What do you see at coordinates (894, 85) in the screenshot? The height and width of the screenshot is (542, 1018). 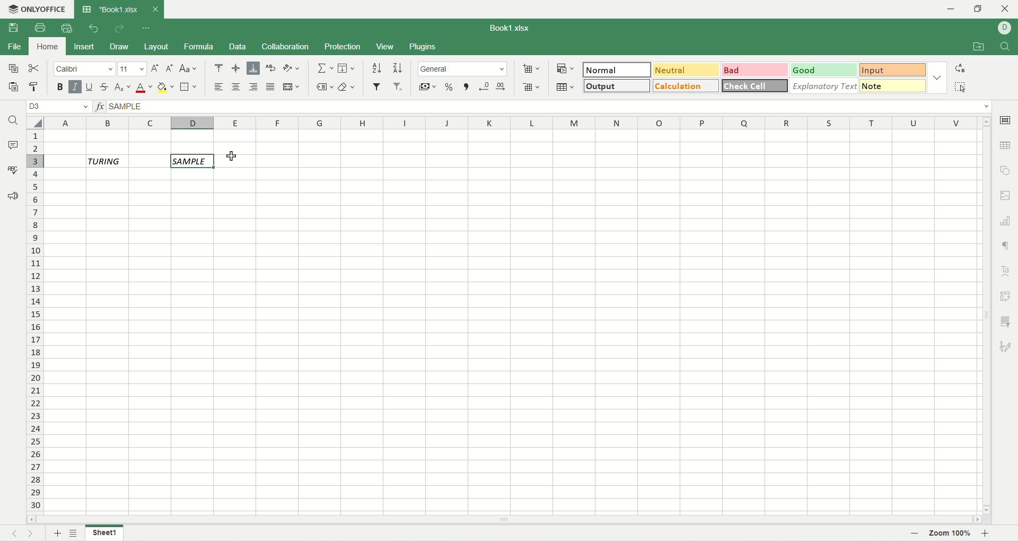 I see `note` at bounding box center [894, 85].